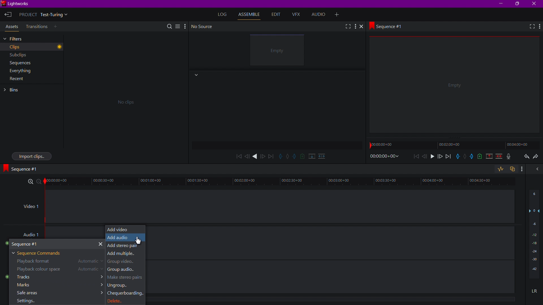 This screenshot has width=543, height=305. What do you see at coordinates (22, 38) in the screenshot?
I see `Filters ` at bounding box center [22, 38].